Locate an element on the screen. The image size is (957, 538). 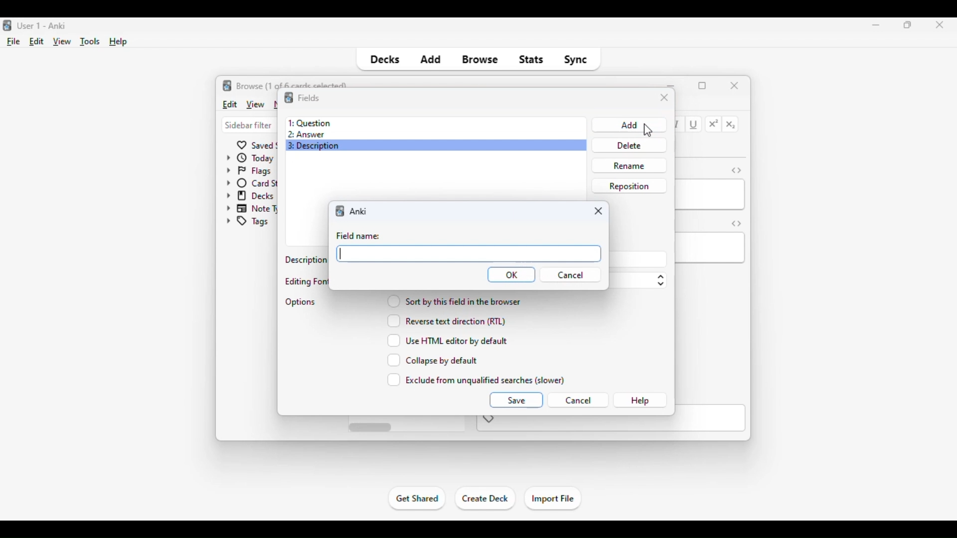
close is located at coordinates (598, 211).